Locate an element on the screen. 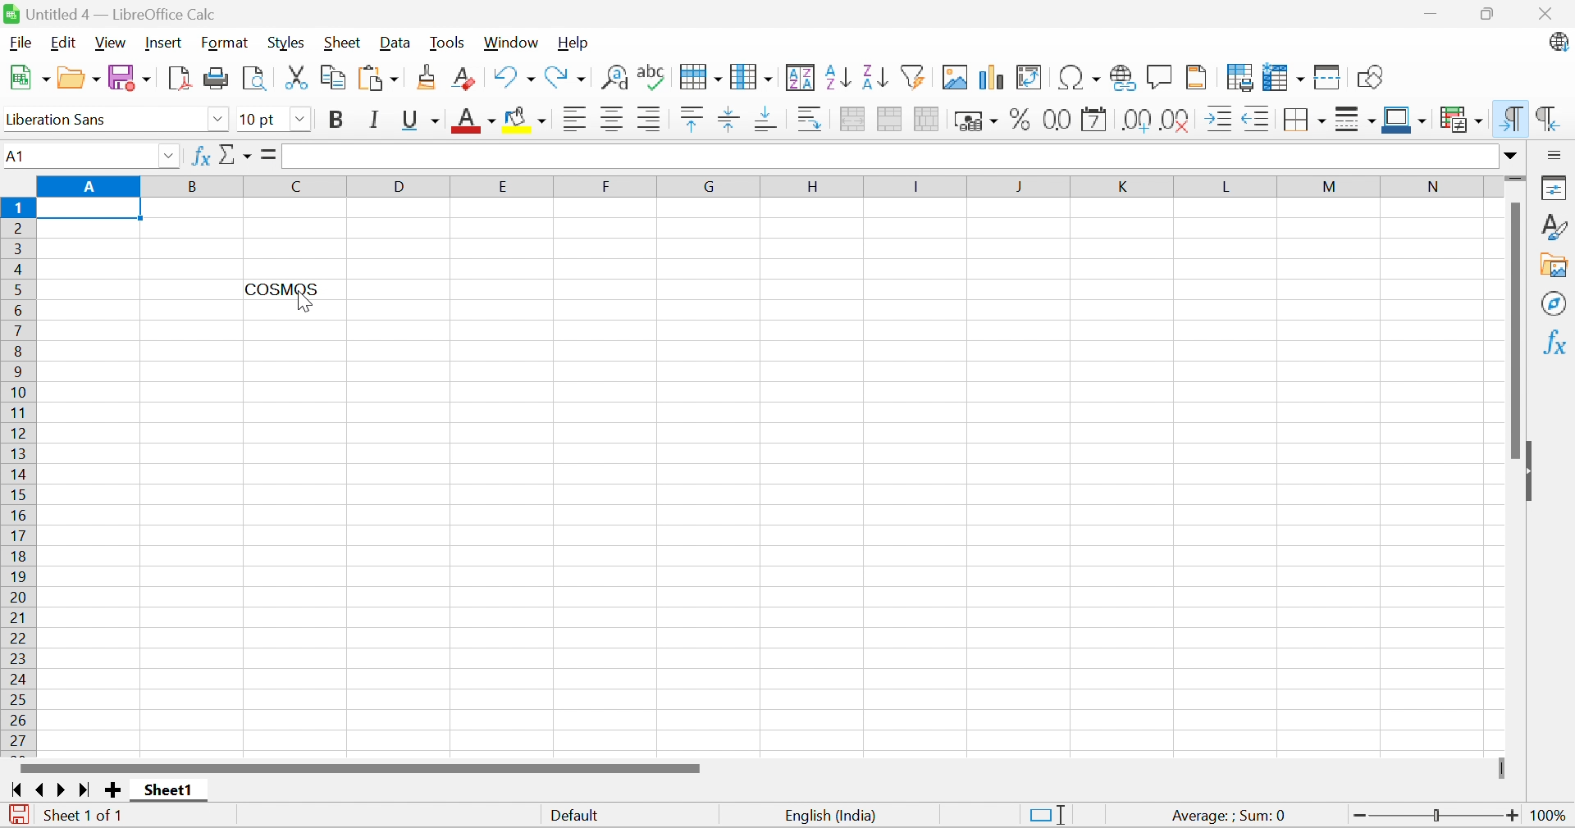 Image resolution: width=1575 pixels, height=828 pixels. Clear Direct Formatting is located at coordinates (468, 80).